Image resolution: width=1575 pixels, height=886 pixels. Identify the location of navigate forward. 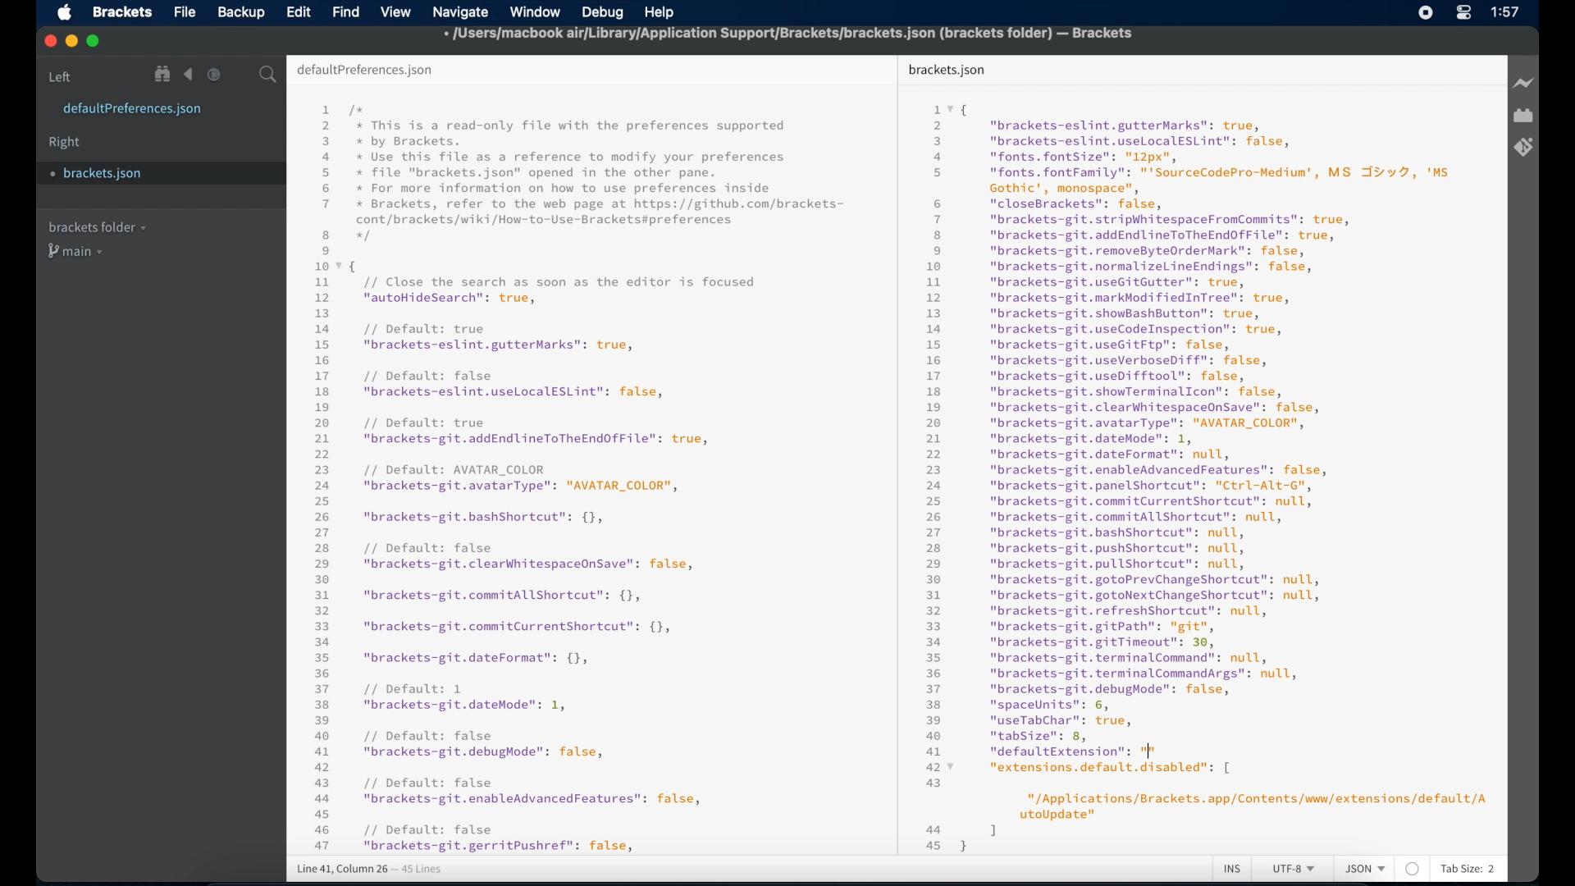
(214, 75).